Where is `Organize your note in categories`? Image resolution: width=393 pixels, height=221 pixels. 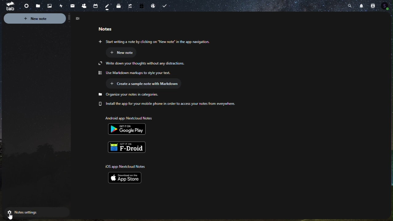
Organize your note in categories is located at coordinates (130, 94).